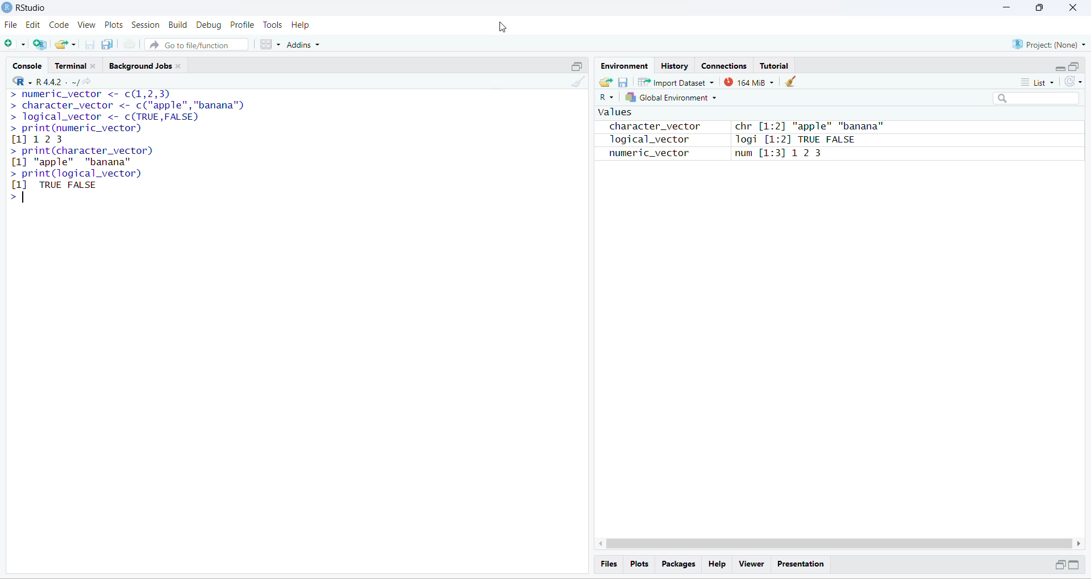  What do you see at coordinates (1072, 7) in the screenshot?
I see `close` at bounding box center [1072, 7].